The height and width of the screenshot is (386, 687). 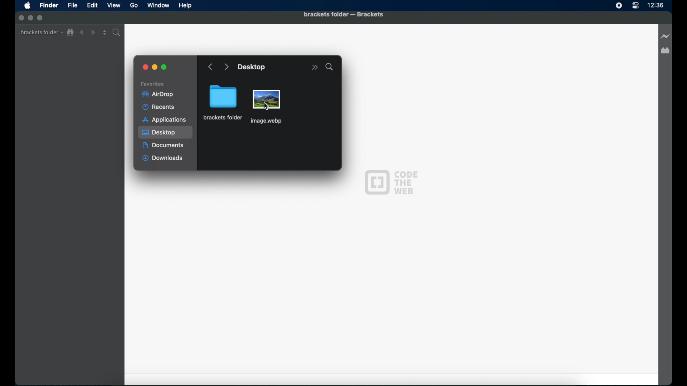 I want to click on find in folder, so click(x=118, y=33).